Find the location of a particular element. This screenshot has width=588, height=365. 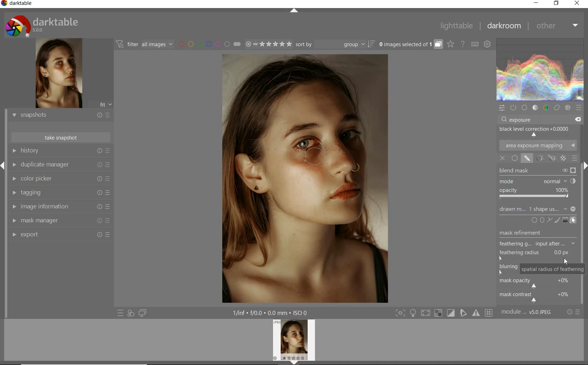

BLACK LEVEL CORRECTION is located at coordinates (537, 132).